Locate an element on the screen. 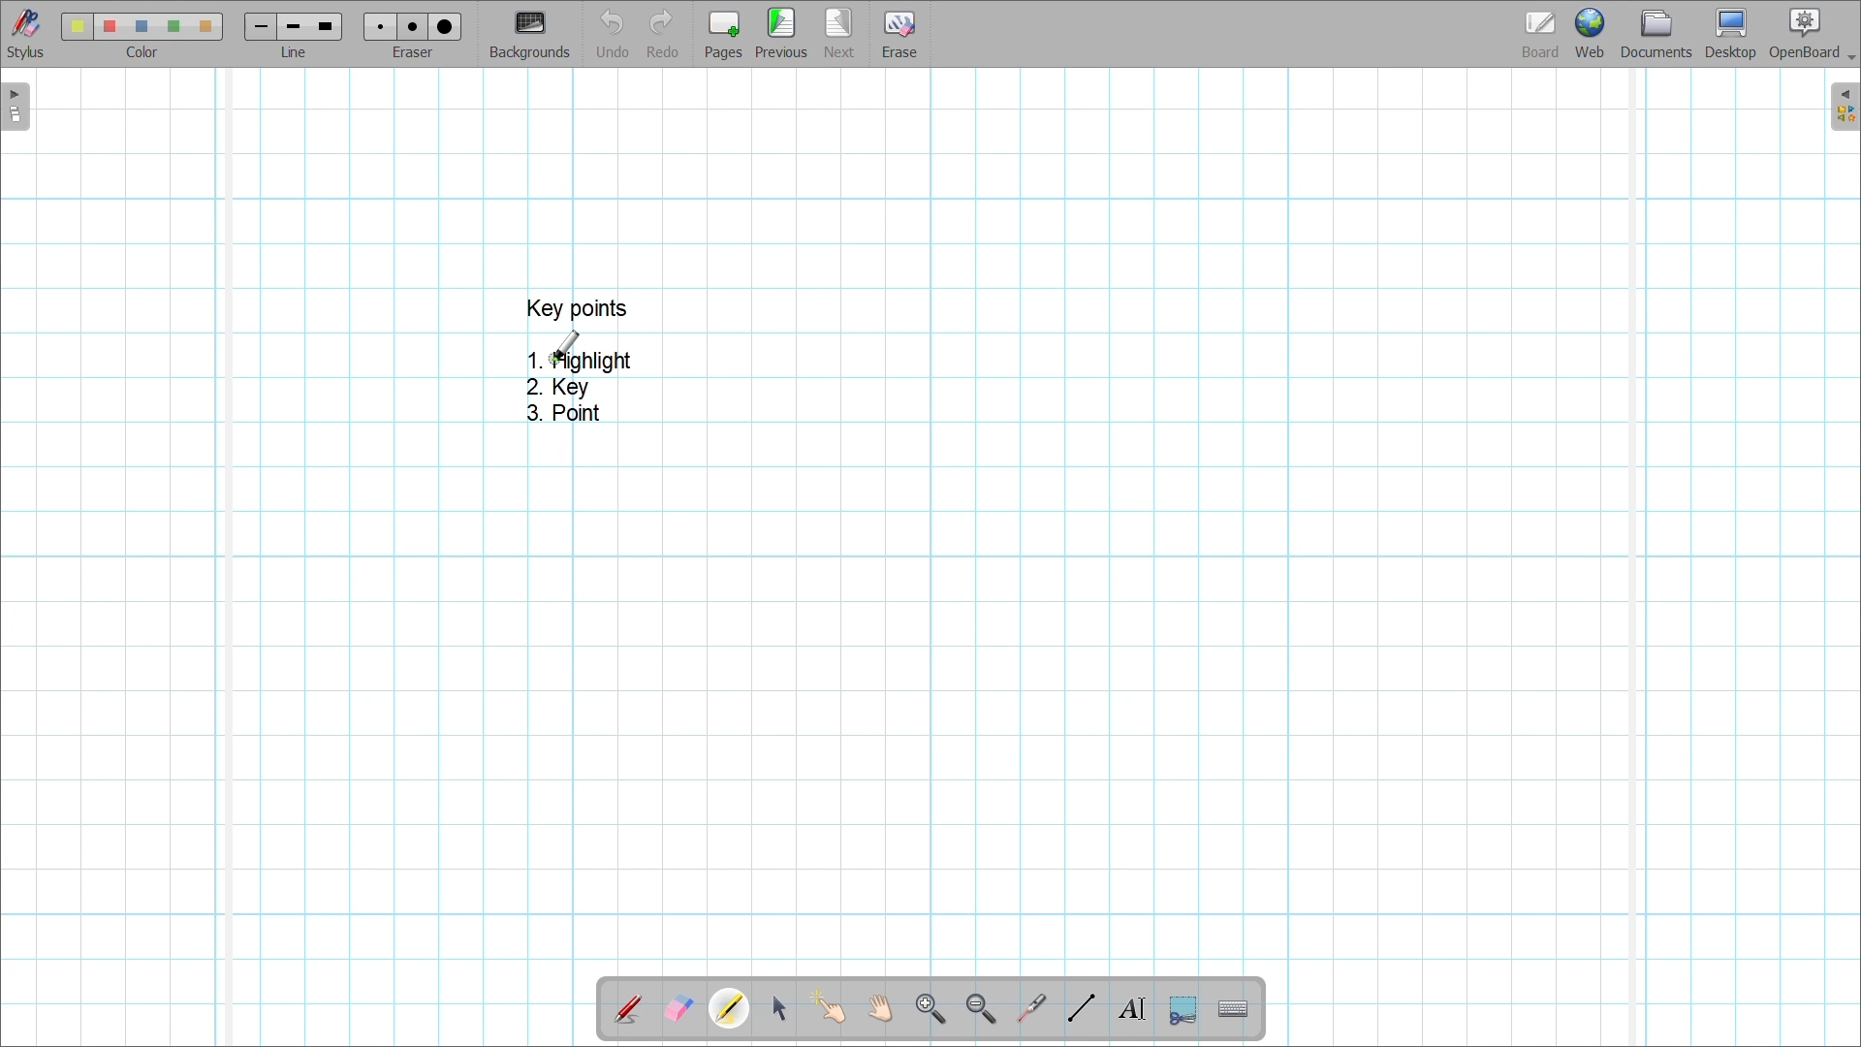 Image resolution: width=1861 pixels, height=1047 pixels. Capture part of the screen is located at coordinates (1183, 1011).